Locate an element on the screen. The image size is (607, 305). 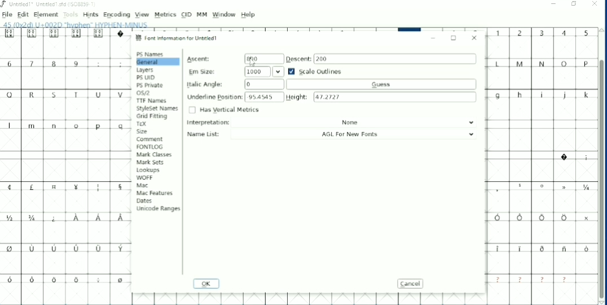
Dates is located at coordinates (144, 201).